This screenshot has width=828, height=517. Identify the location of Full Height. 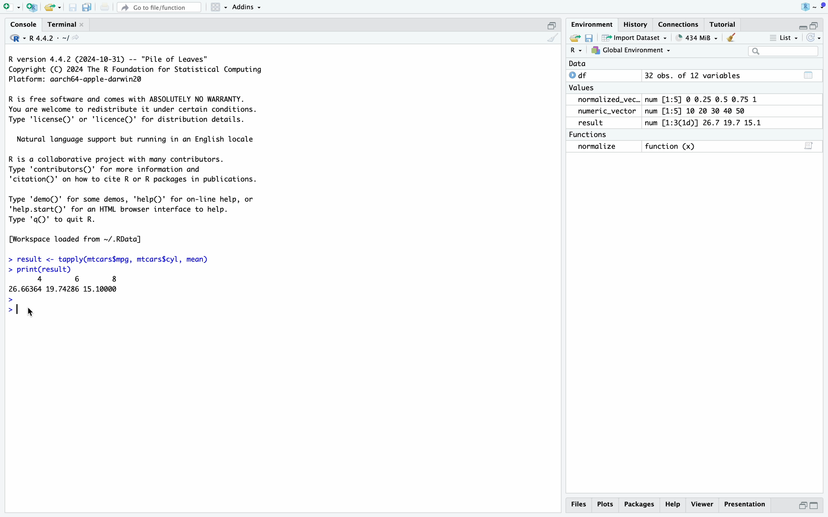
(816, 506).